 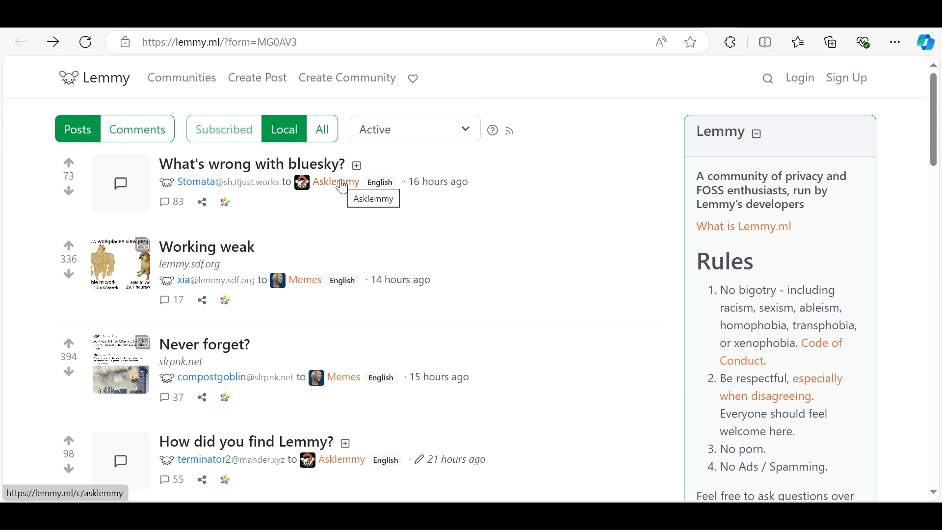 I want to click on Language, so click(x=343, y=281).